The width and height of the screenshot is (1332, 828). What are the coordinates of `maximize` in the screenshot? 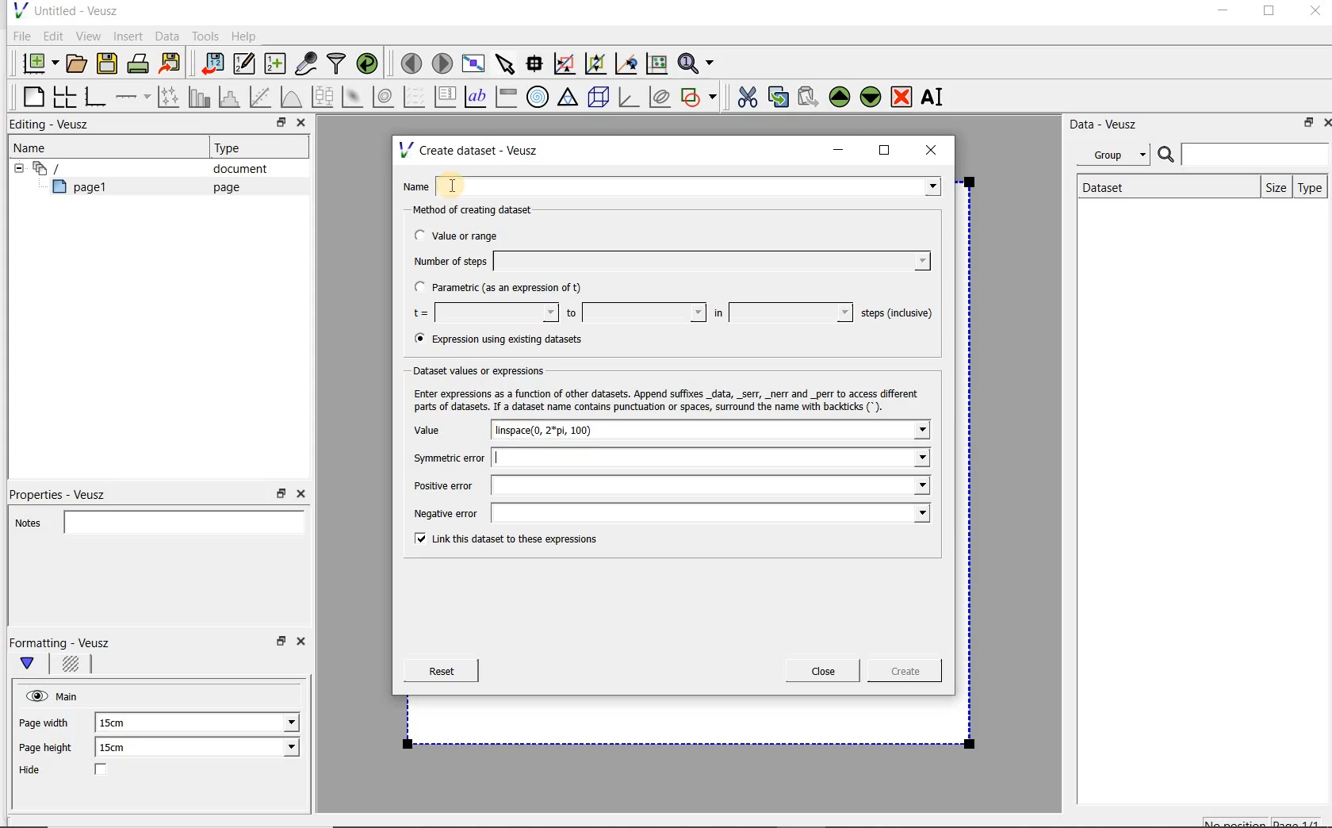 It's located at (885, 151).